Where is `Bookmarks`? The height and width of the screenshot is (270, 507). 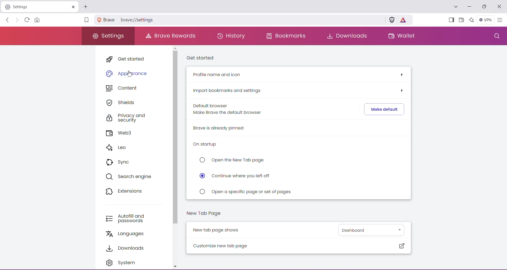
Bookmarks is located at coordinates (287, 36).